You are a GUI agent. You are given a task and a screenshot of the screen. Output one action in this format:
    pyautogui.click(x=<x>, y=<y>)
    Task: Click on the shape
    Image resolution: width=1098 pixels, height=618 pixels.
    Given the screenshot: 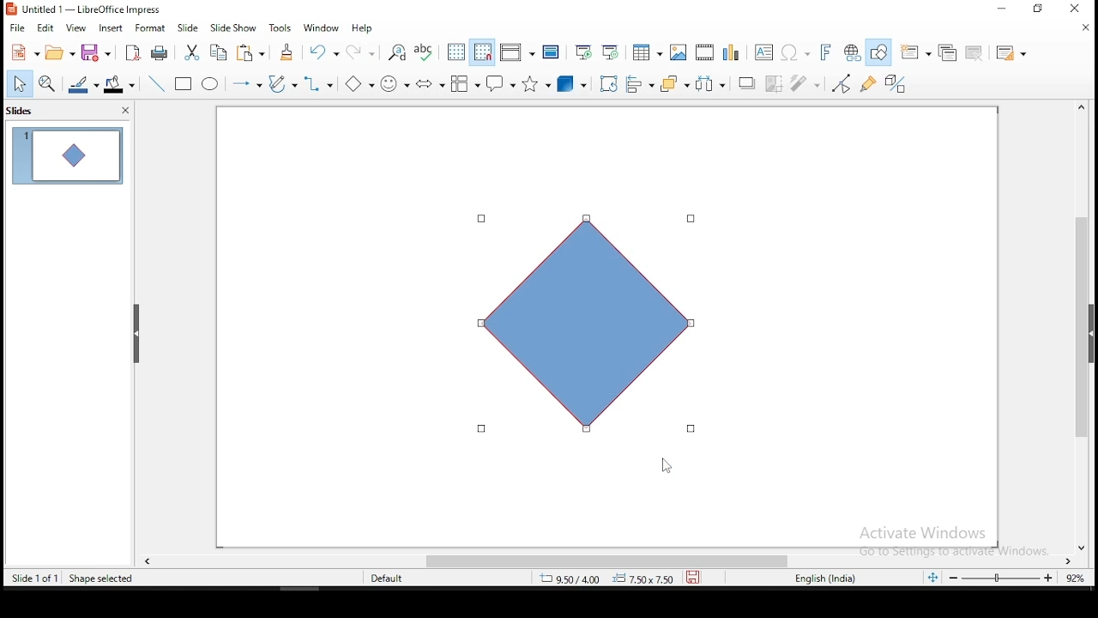 What is the action you would take?
    pyautogui.click(x=594, y=324)
    